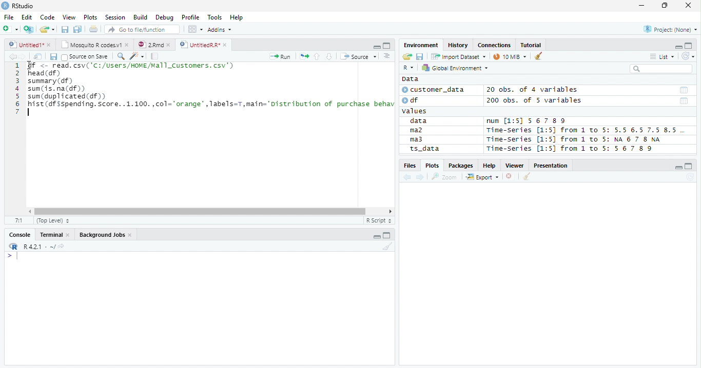  Describe the element at coordinates (120, 56) in the screenshot. I see `Find/Replace` at that location.